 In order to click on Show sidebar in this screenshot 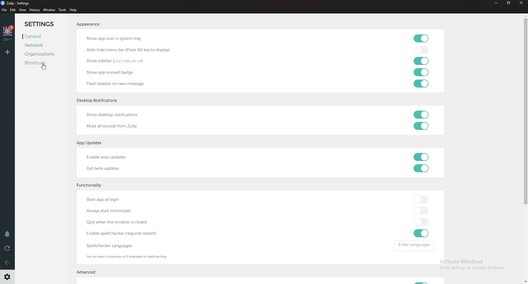, I will do `click(117, 62)`.